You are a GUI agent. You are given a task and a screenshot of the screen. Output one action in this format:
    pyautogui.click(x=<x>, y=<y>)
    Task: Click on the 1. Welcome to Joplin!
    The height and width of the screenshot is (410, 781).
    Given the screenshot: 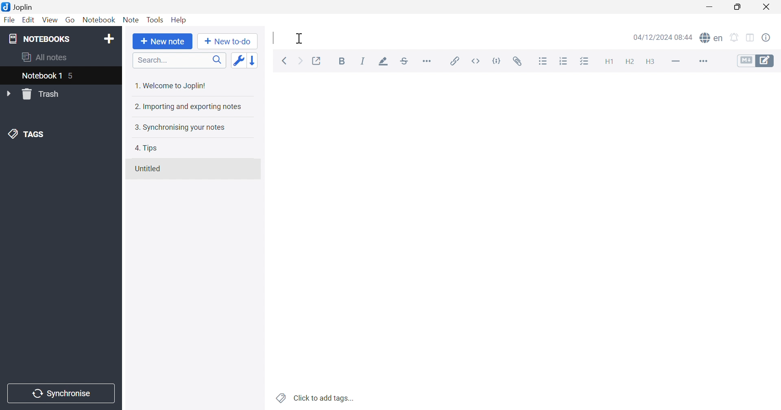 What is the action you would take?
    pyautogui.click(x=175, y=84)
    